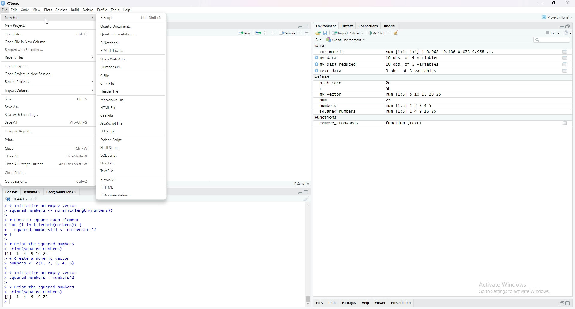 This screenshot has width=575, height=309. Describe the element at coordinates (13, 10) in the screenshot. I see `Edit` at that location.